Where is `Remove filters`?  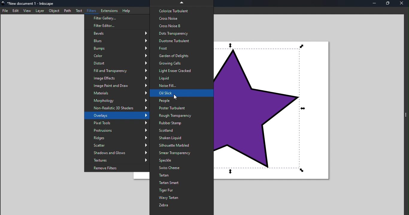
Remove filters is located at coordinates (117, 168).